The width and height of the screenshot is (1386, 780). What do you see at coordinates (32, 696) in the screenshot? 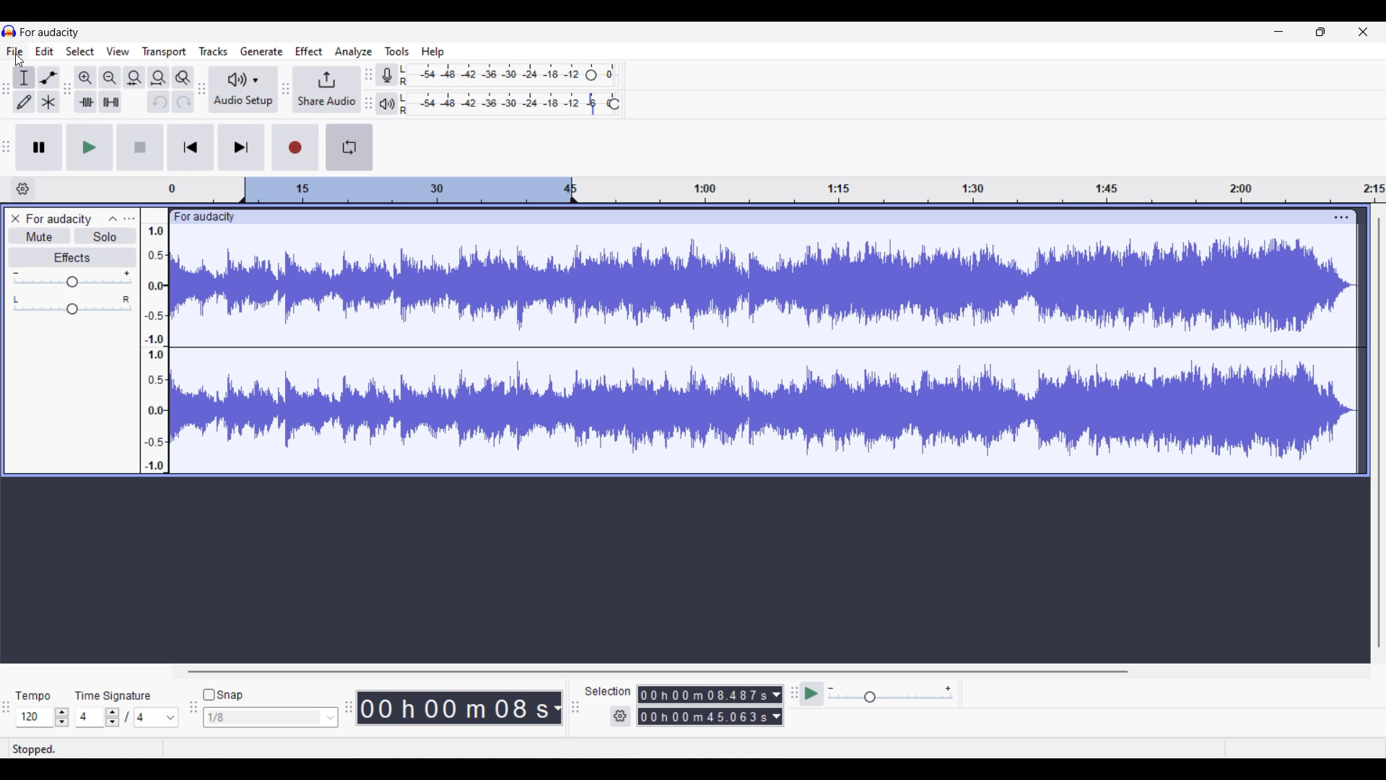
I see `Tempo settings` at bounding box center [32, 696].